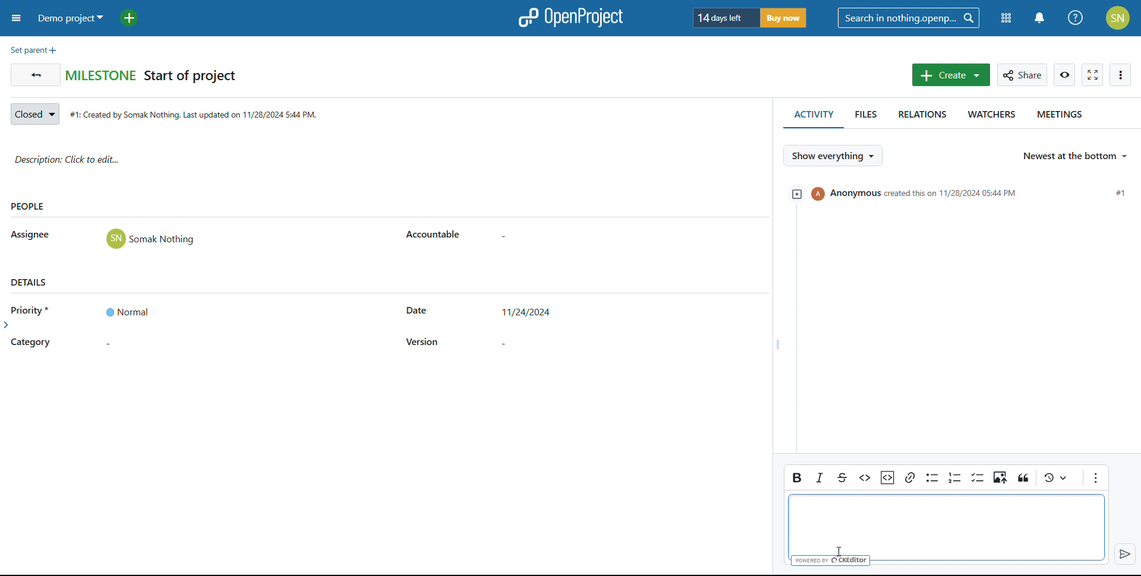 This screenshot has width=1141, height=576. I want to click on buy now, so click(785, 17).